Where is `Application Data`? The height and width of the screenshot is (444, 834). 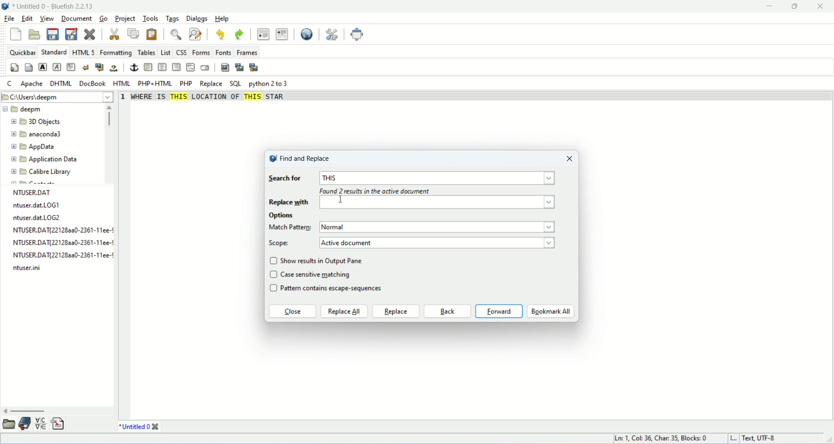 Application Data is located at coordinates (44, 159).